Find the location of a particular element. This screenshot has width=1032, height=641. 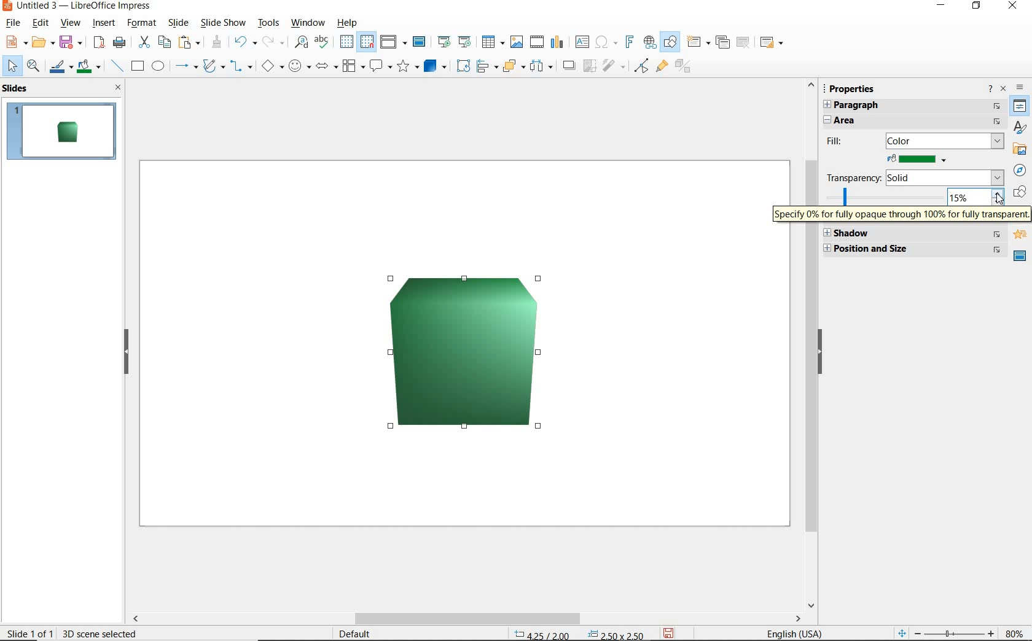

insert image is located at coordinates (517, 42).